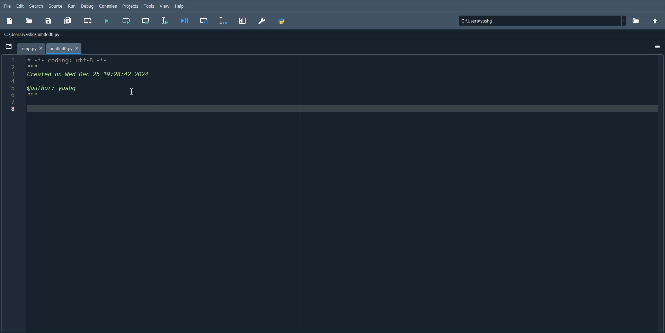 Image resolution: width=665 pixels, height=333 pixels. I want to click on Debug file, so click(184, 21).